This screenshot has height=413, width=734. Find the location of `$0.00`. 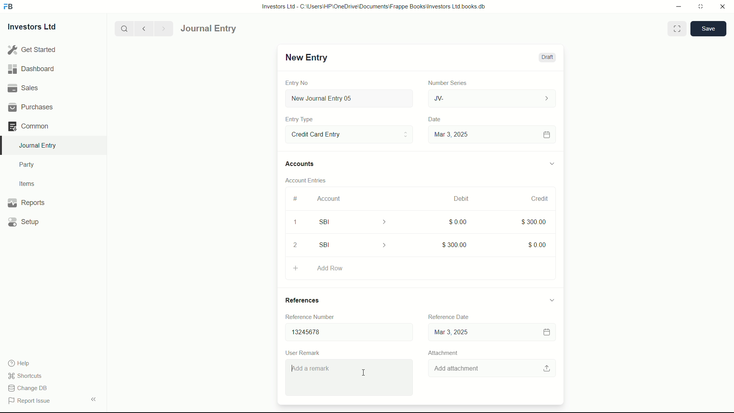

$0.00 is located at coordinates (456, 221).